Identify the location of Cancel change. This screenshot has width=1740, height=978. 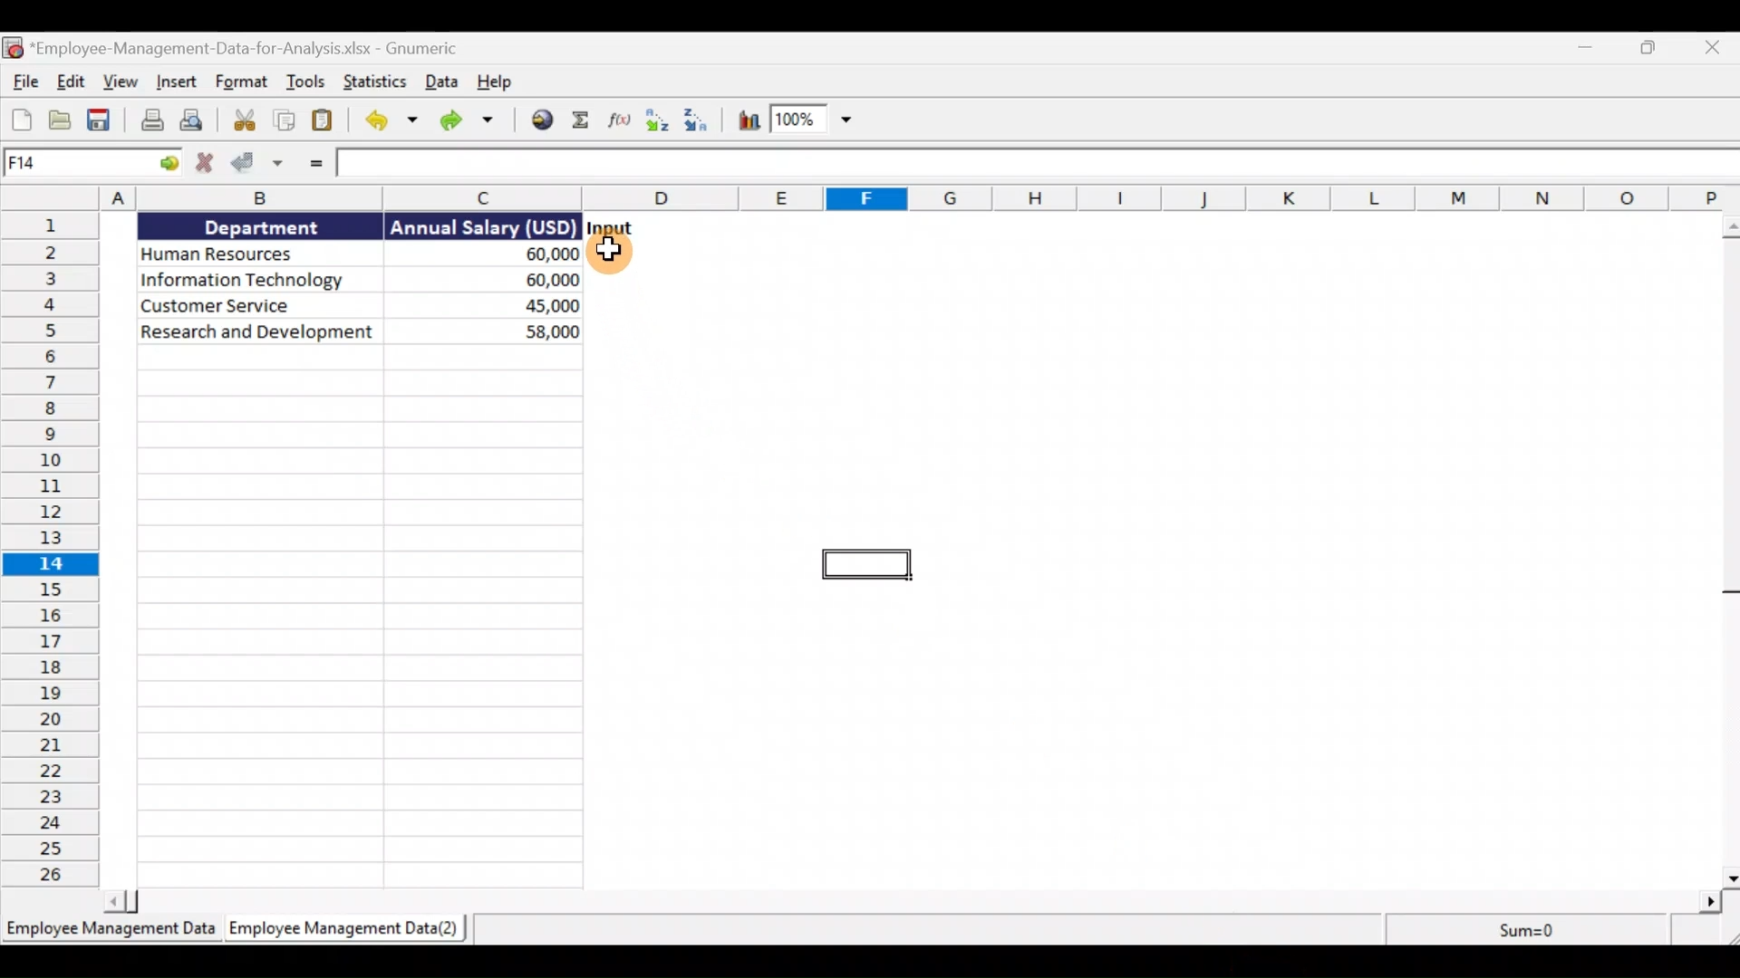
(203, 167).